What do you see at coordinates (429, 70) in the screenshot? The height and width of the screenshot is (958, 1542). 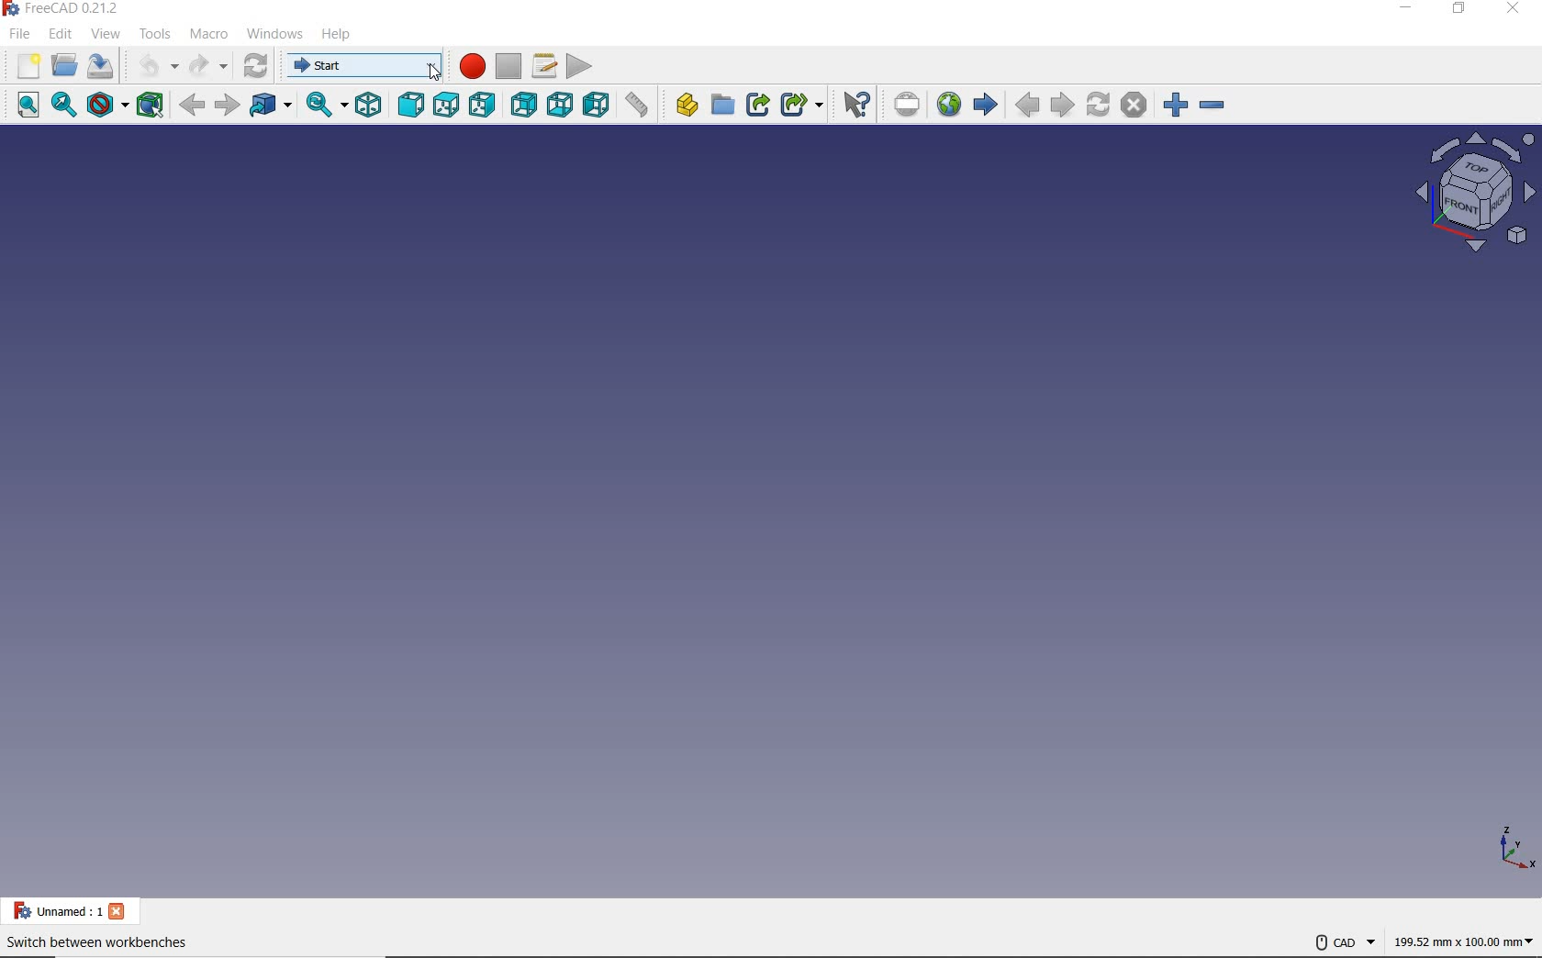 I see `cursor` at bounding box center [429, 70].